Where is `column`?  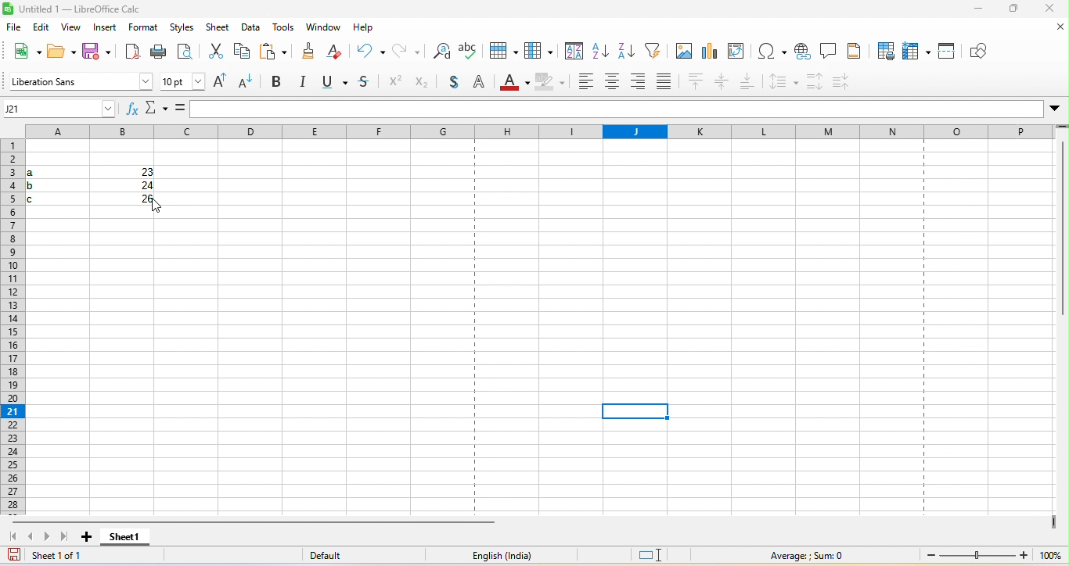
column is located at coordinates (538, 52).